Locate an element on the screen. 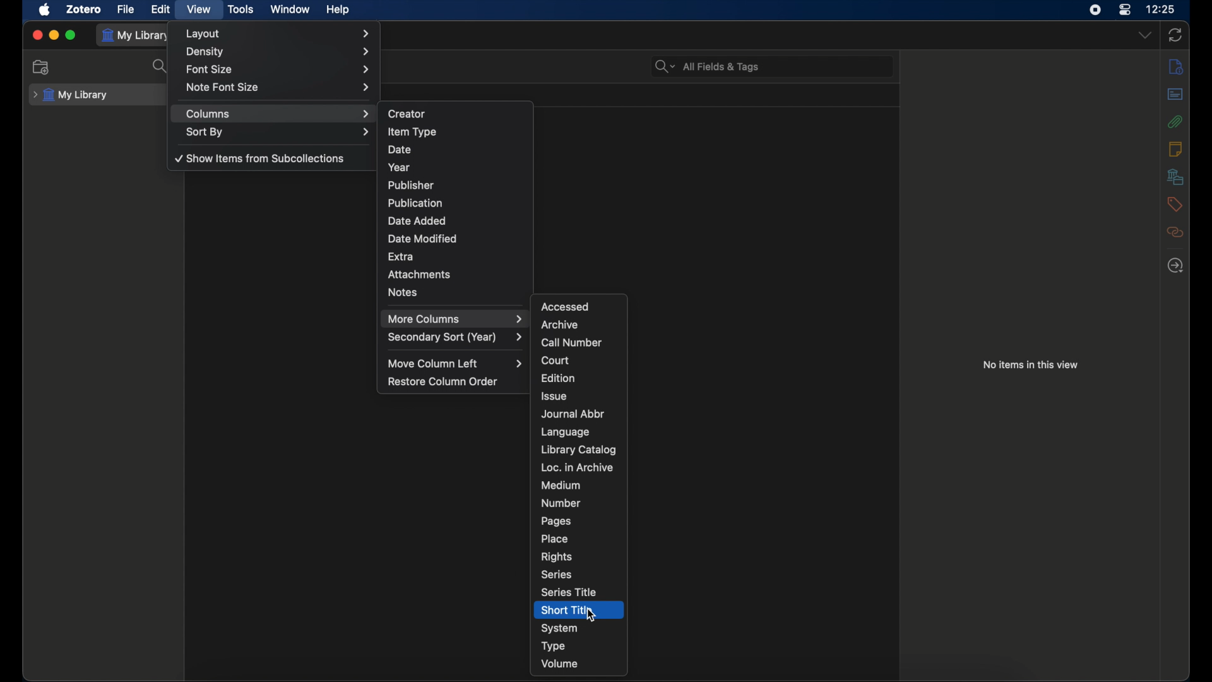 The height and width of the screenshot is (682, 1212). info is located at coordinates (1175, 67).